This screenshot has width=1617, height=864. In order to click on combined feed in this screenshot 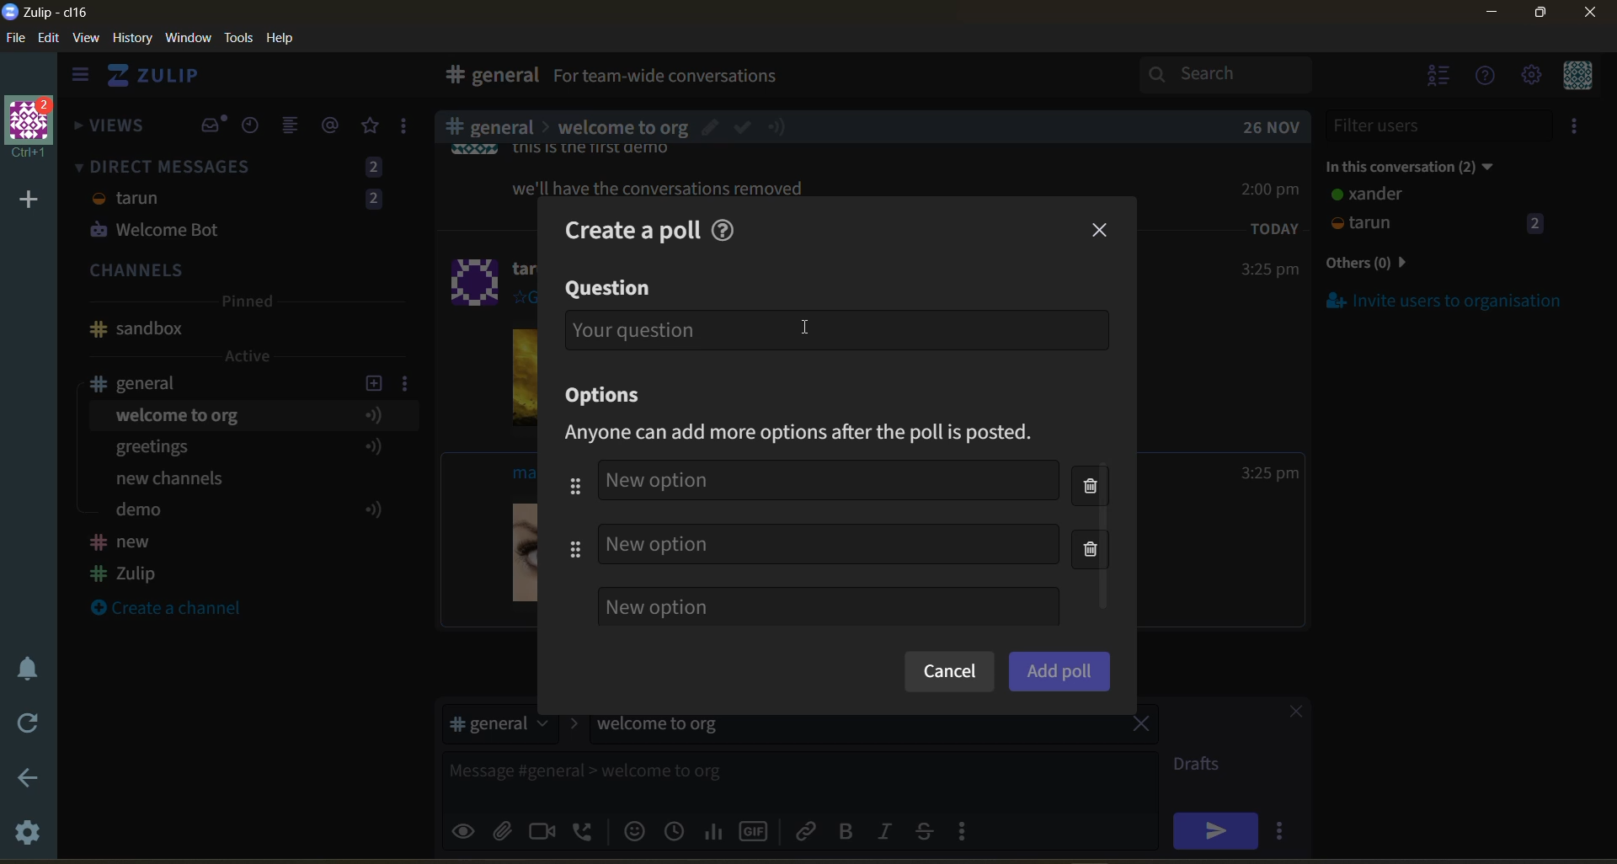, I will do `click(297, 128)`.